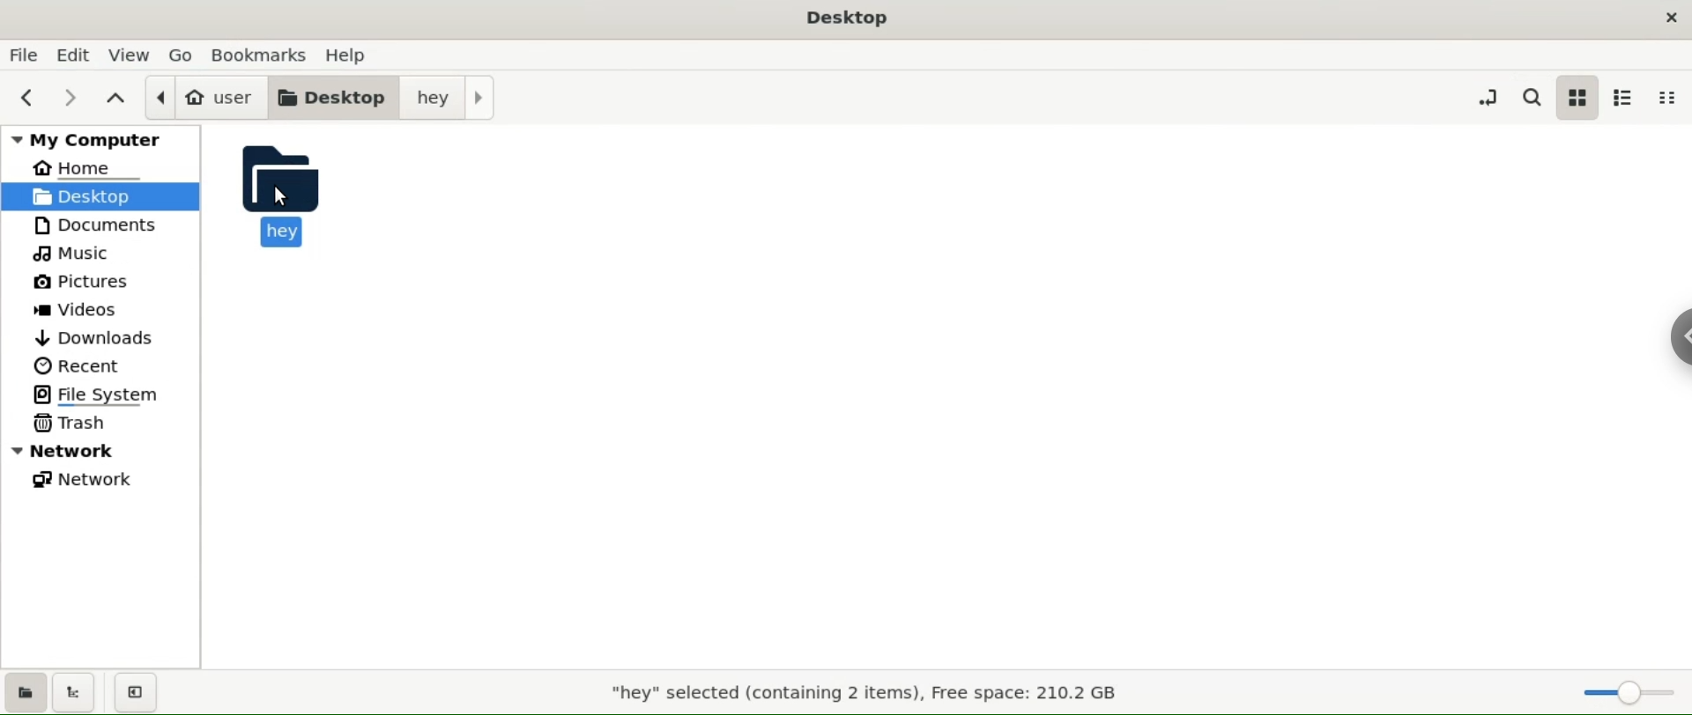 Image resolution: width=1692 pixels, height=715 pixels. What do you see at coordinates (72, 423) in the screenshot?
I see `trask` at bounding box center [72, 423].